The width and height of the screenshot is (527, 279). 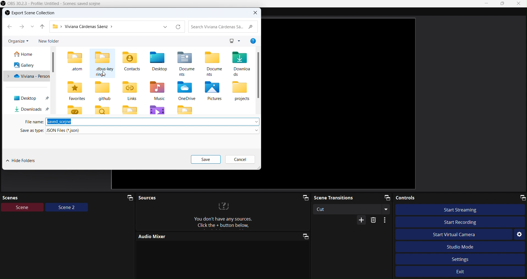 I want to click on Refresh, so click(x=178, y=27).